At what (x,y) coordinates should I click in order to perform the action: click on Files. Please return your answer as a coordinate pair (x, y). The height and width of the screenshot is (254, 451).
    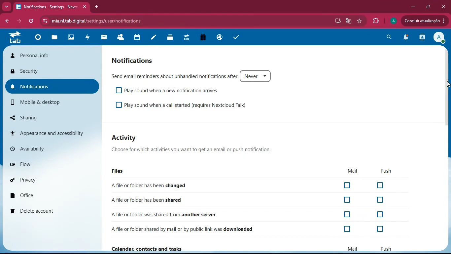
    Looking at the image, I should click on (255, 172).